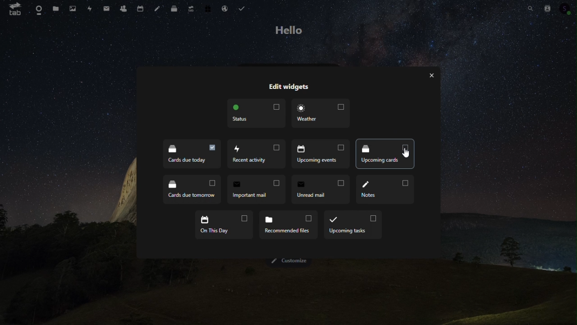  What do you see at coordinates (288, 262) in the screenshot?
I see `customize` at bounding box center [288, 262].